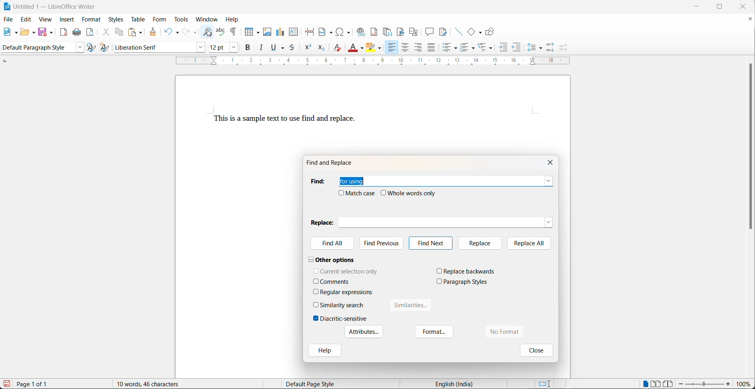  I want to click on clear direct formatting, so click(337, 49).